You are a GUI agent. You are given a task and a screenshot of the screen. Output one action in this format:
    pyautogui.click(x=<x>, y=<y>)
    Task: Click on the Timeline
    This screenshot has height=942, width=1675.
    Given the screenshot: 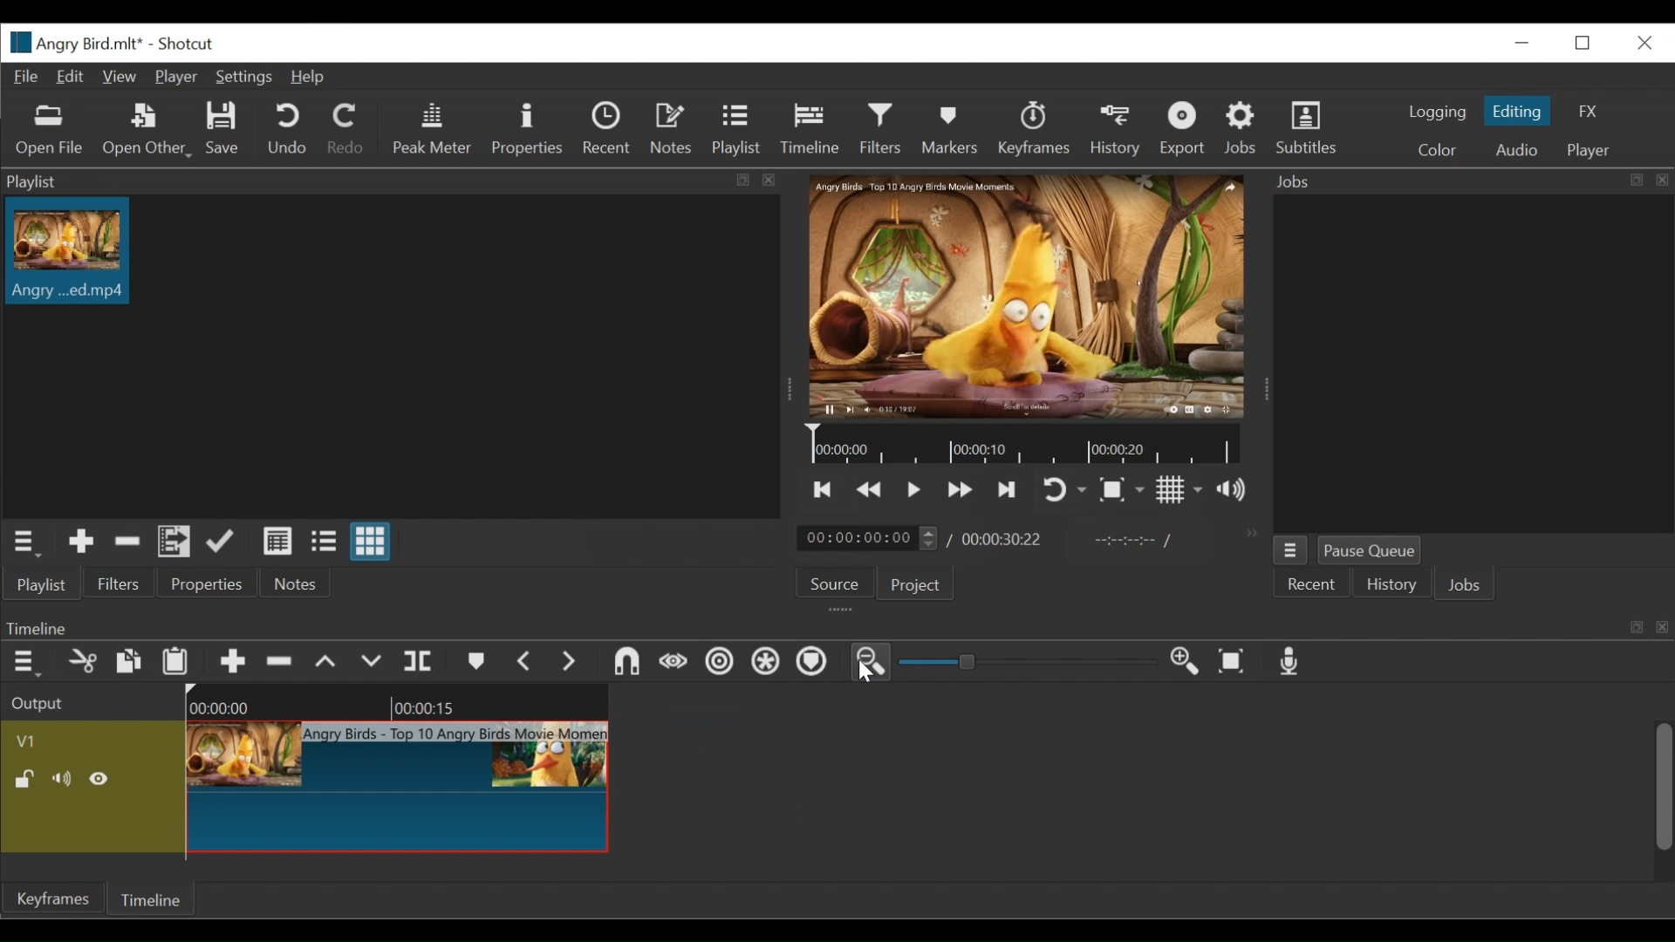 What is the action you would take?
    pyautogui.click(x=810, y=128)
    